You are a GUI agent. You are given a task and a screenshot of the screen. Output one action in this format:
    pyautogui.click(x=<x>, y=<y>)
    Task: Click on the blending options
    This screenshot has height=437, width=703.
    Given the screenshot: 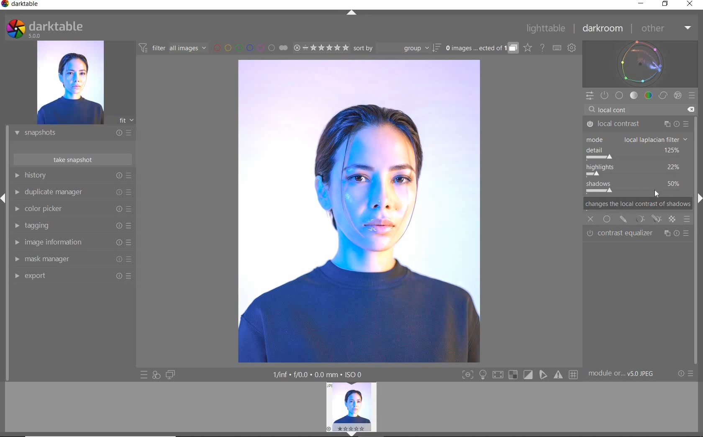 What is the action you would take?
    pyautogui.click(x=687, y=218)
    